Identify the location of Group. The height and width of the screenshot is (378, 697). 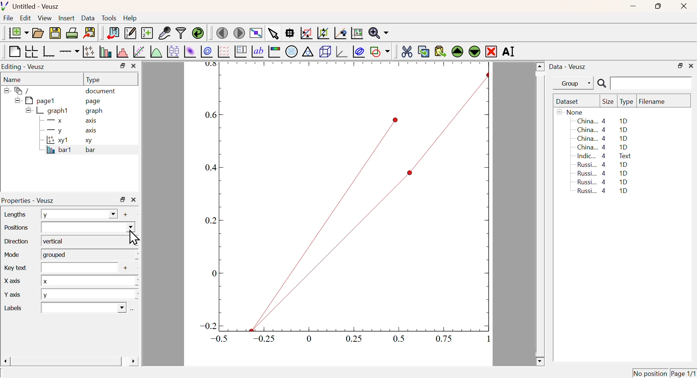
(575, 84).